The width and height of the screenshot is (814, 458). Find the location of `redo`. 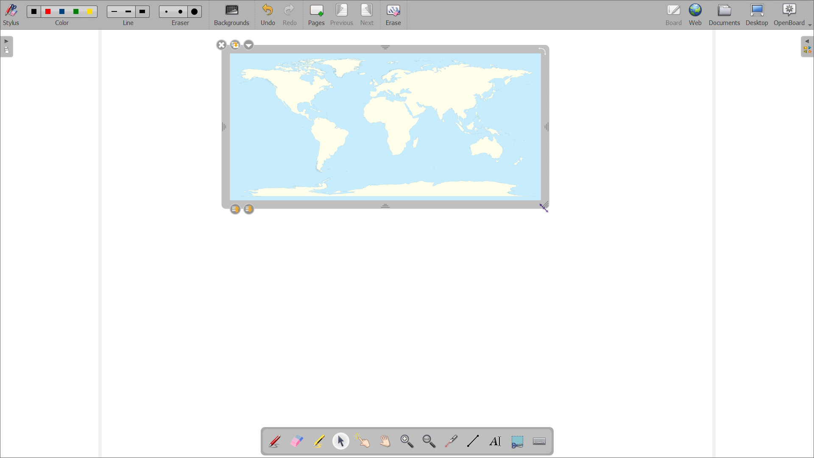

redo is located at coordinates (290, 14).